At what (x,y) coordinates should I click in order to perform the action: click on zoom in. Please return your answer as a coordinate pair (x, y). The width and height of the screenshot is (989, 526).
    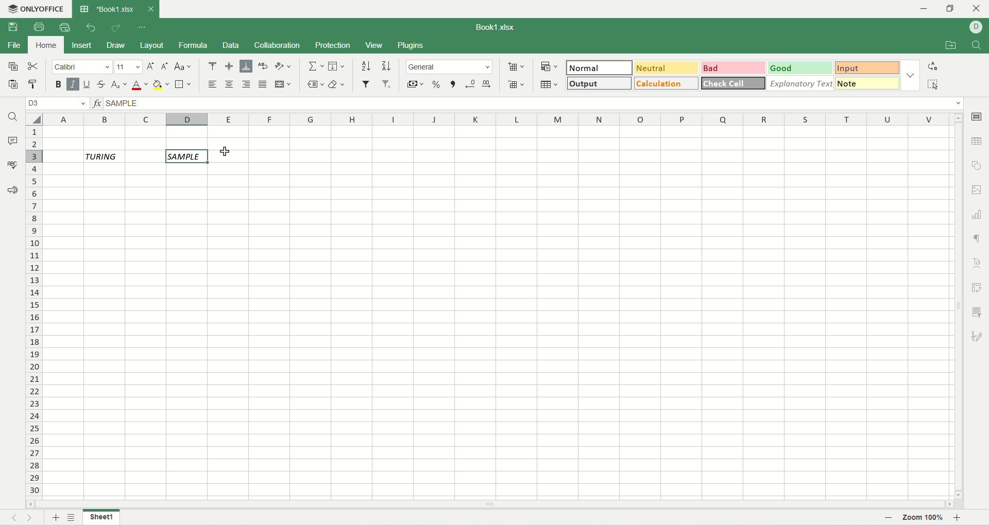
    Looking at the image, I should click on (959, 519).